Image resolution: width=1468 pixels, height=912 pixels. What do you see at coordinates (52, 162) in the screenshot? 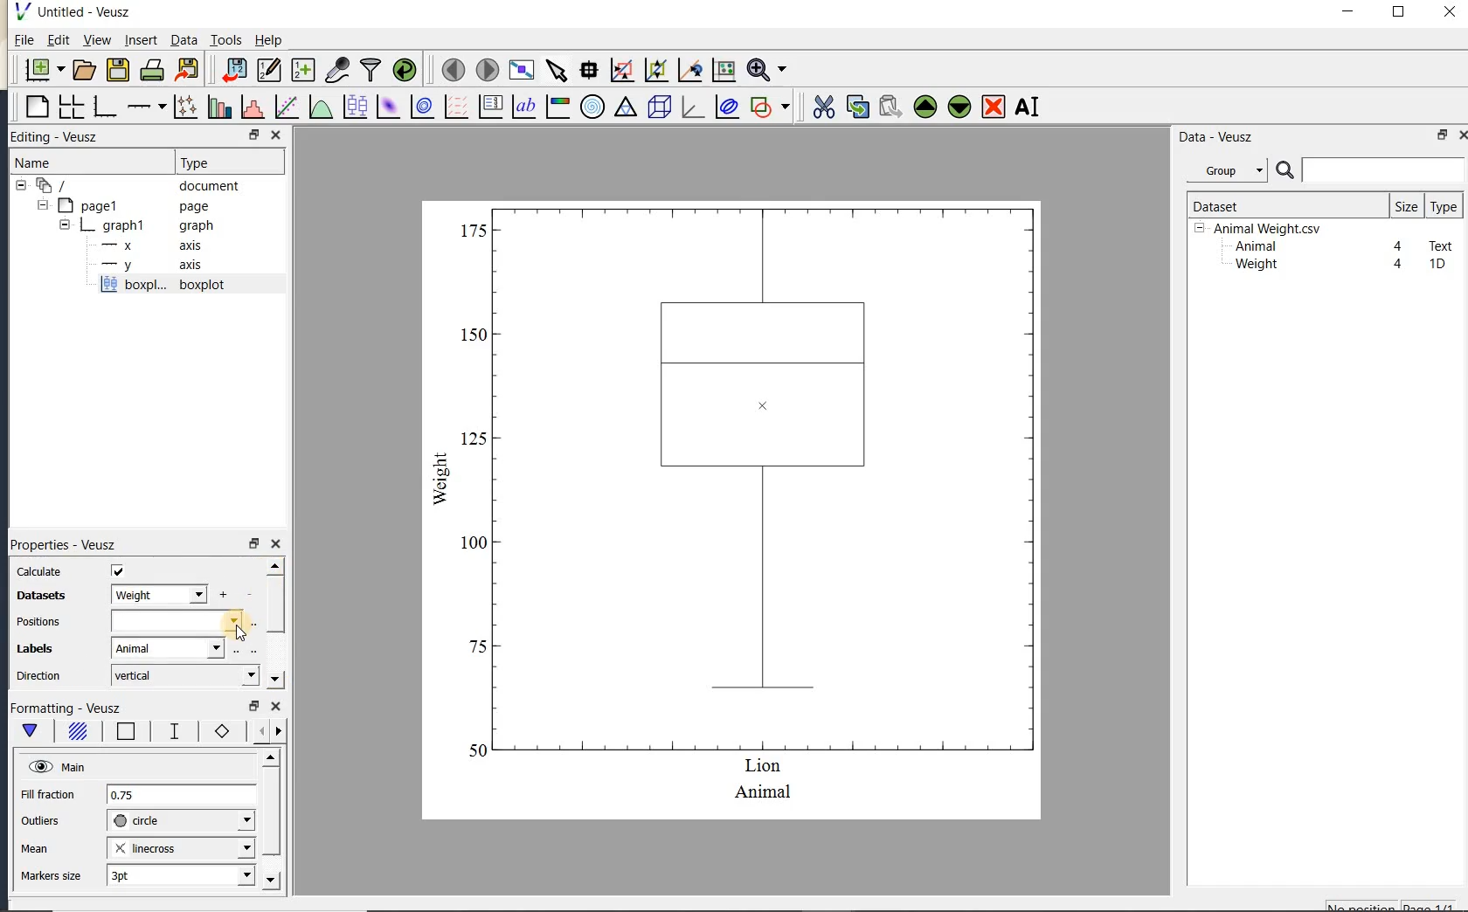
I see `Name` at bounding box center [52, 162].